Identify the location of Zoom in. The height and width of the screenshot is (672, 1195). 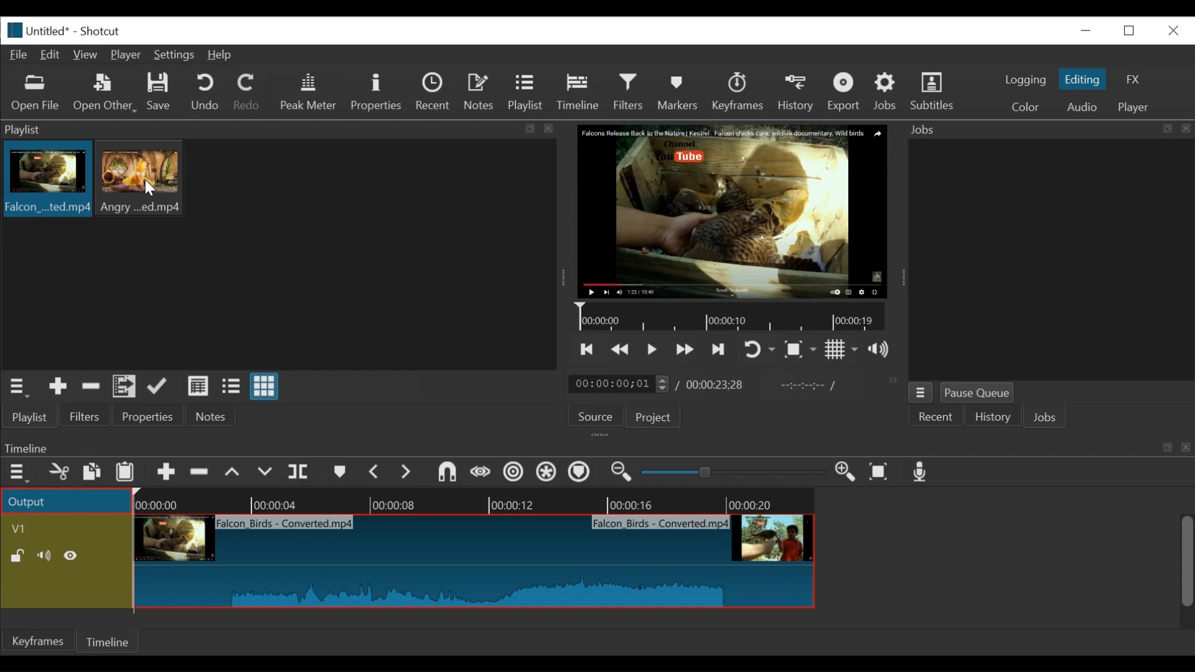
(847, 473).